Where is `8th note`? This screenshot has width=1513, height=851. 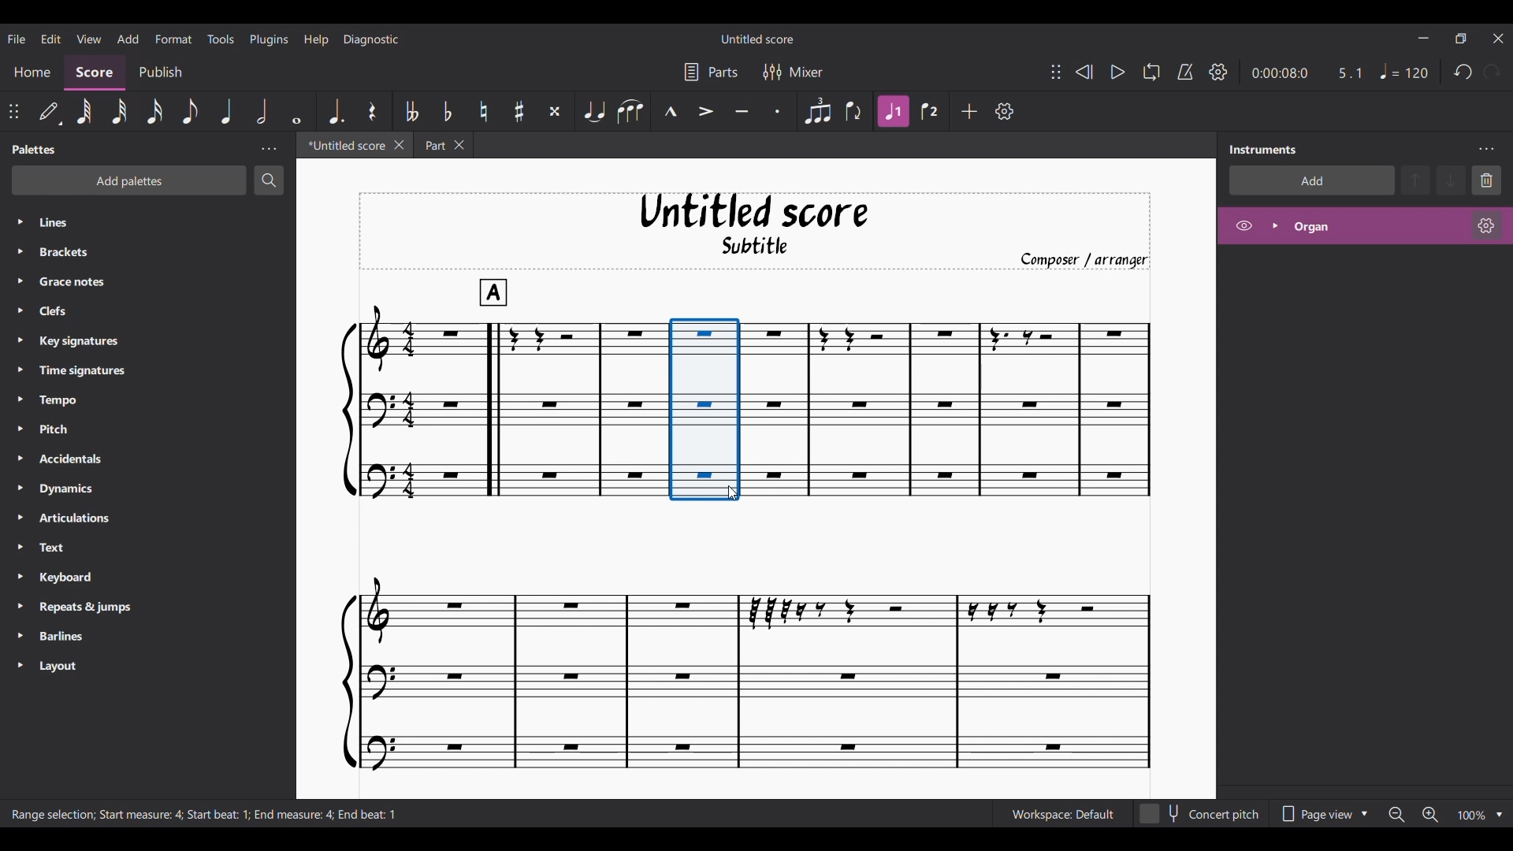
8th note is located at coordinates (191, 112).